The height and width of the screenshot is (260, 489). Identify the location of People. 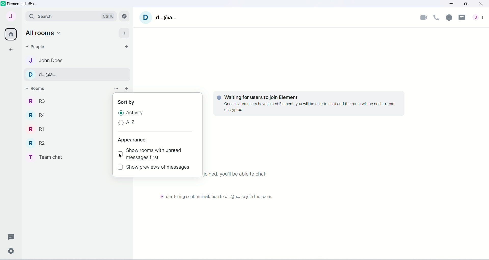
(38, 47).